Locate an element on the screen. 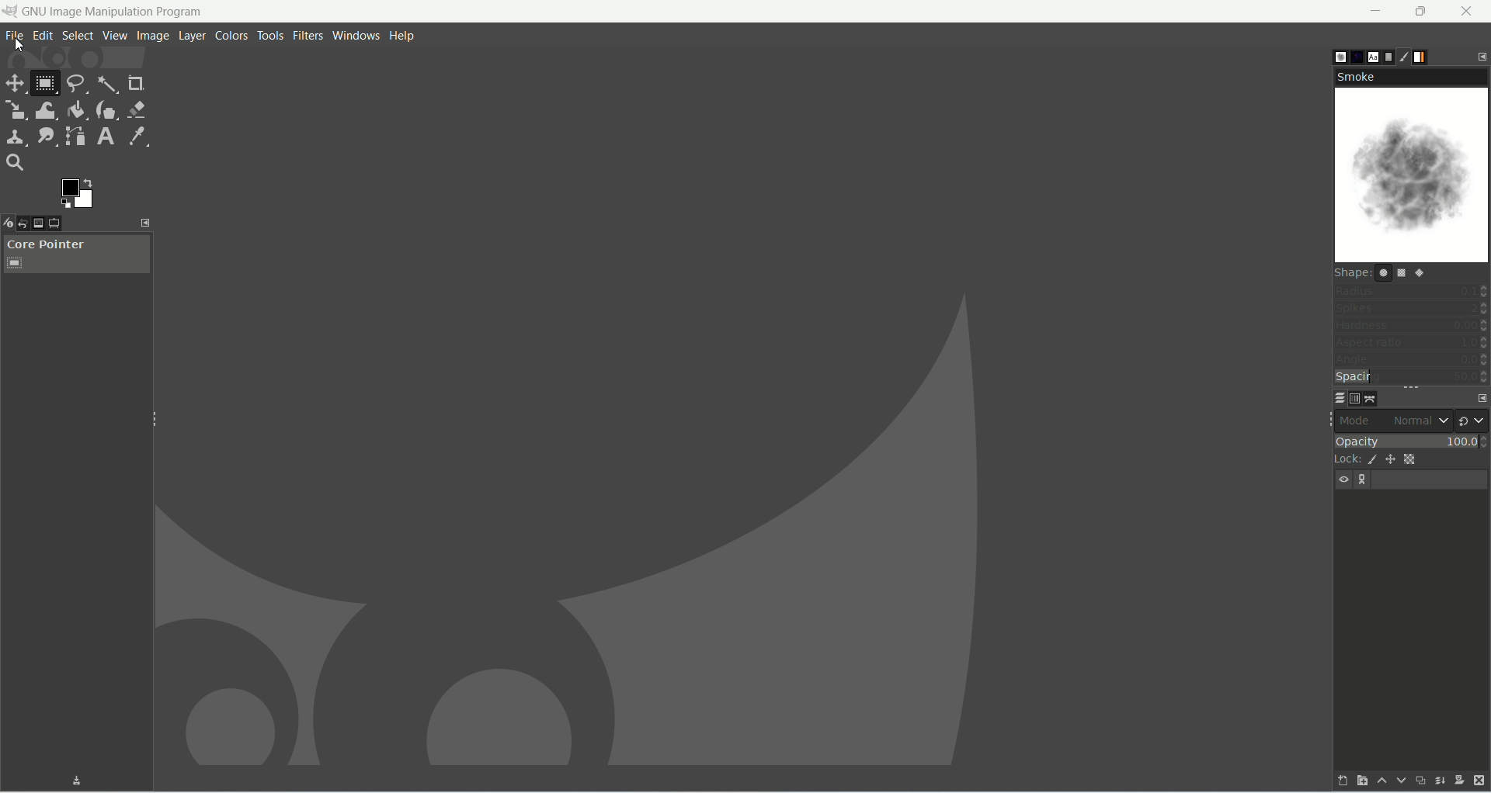 Image resolution: width=1491 pixels, height=793 pixels. normal is located at coordinates (1420, 421).